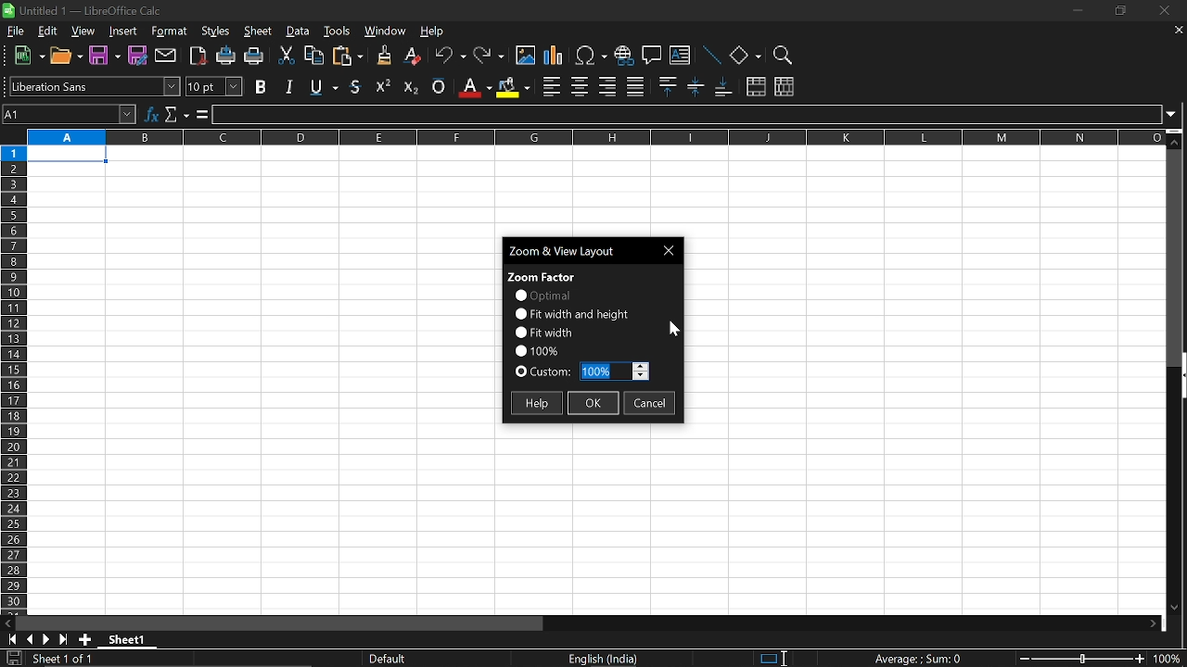  I want to click on restore down, so click(1118, 12).